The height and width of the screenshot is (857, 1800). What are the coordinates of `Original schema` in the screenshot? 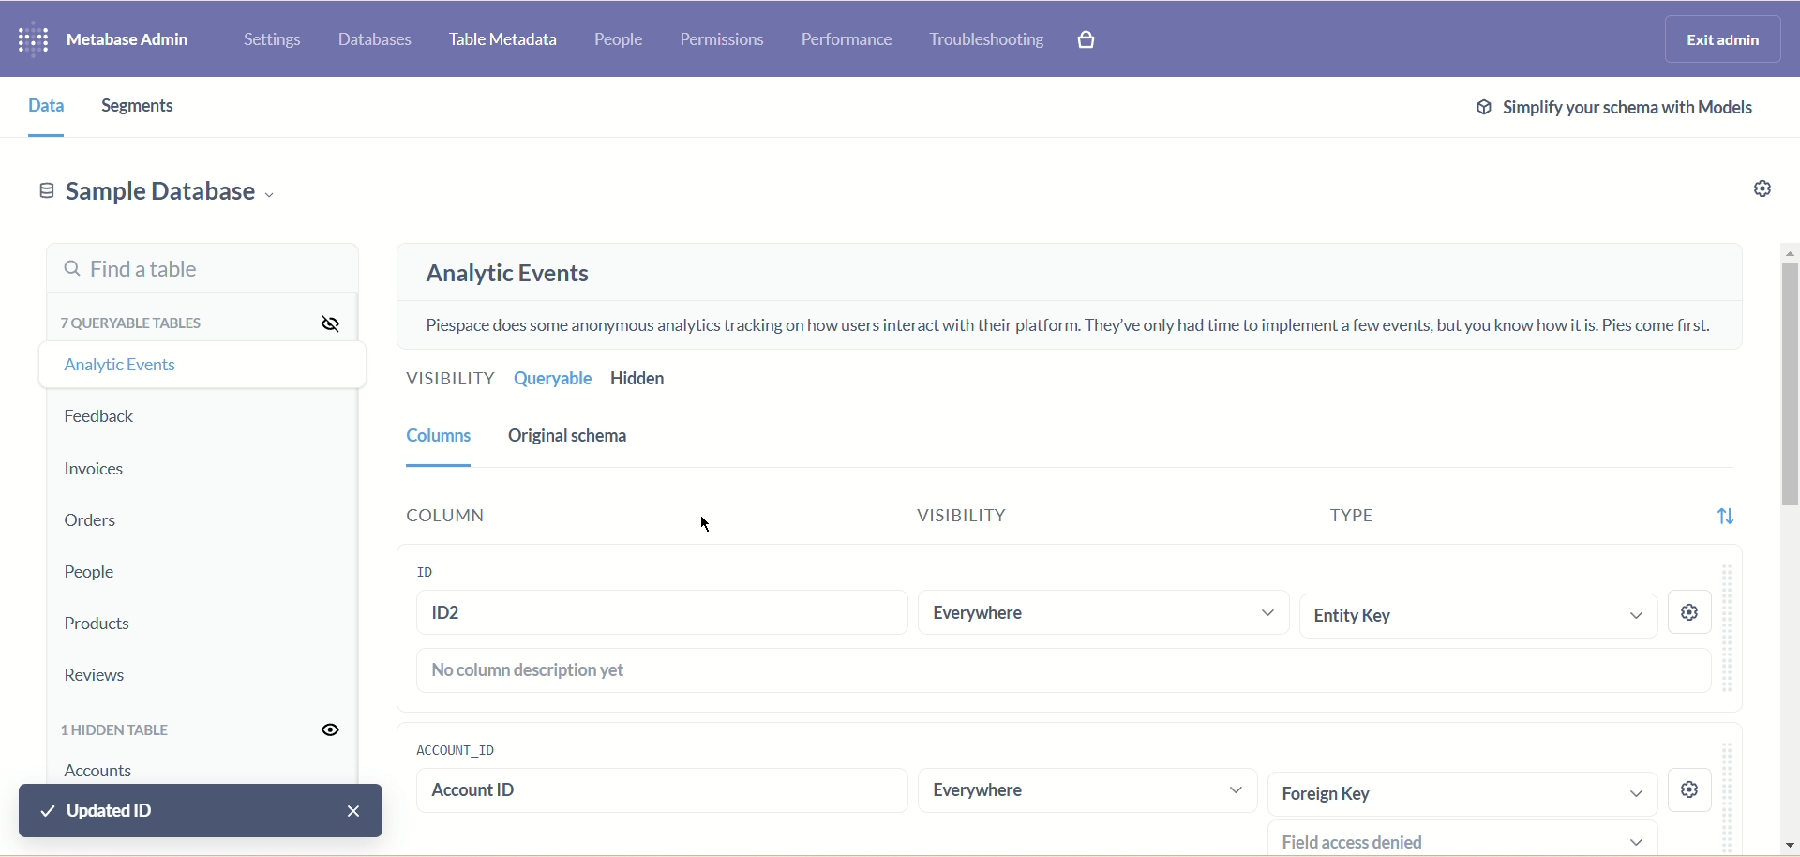 It's located at (612, 437).